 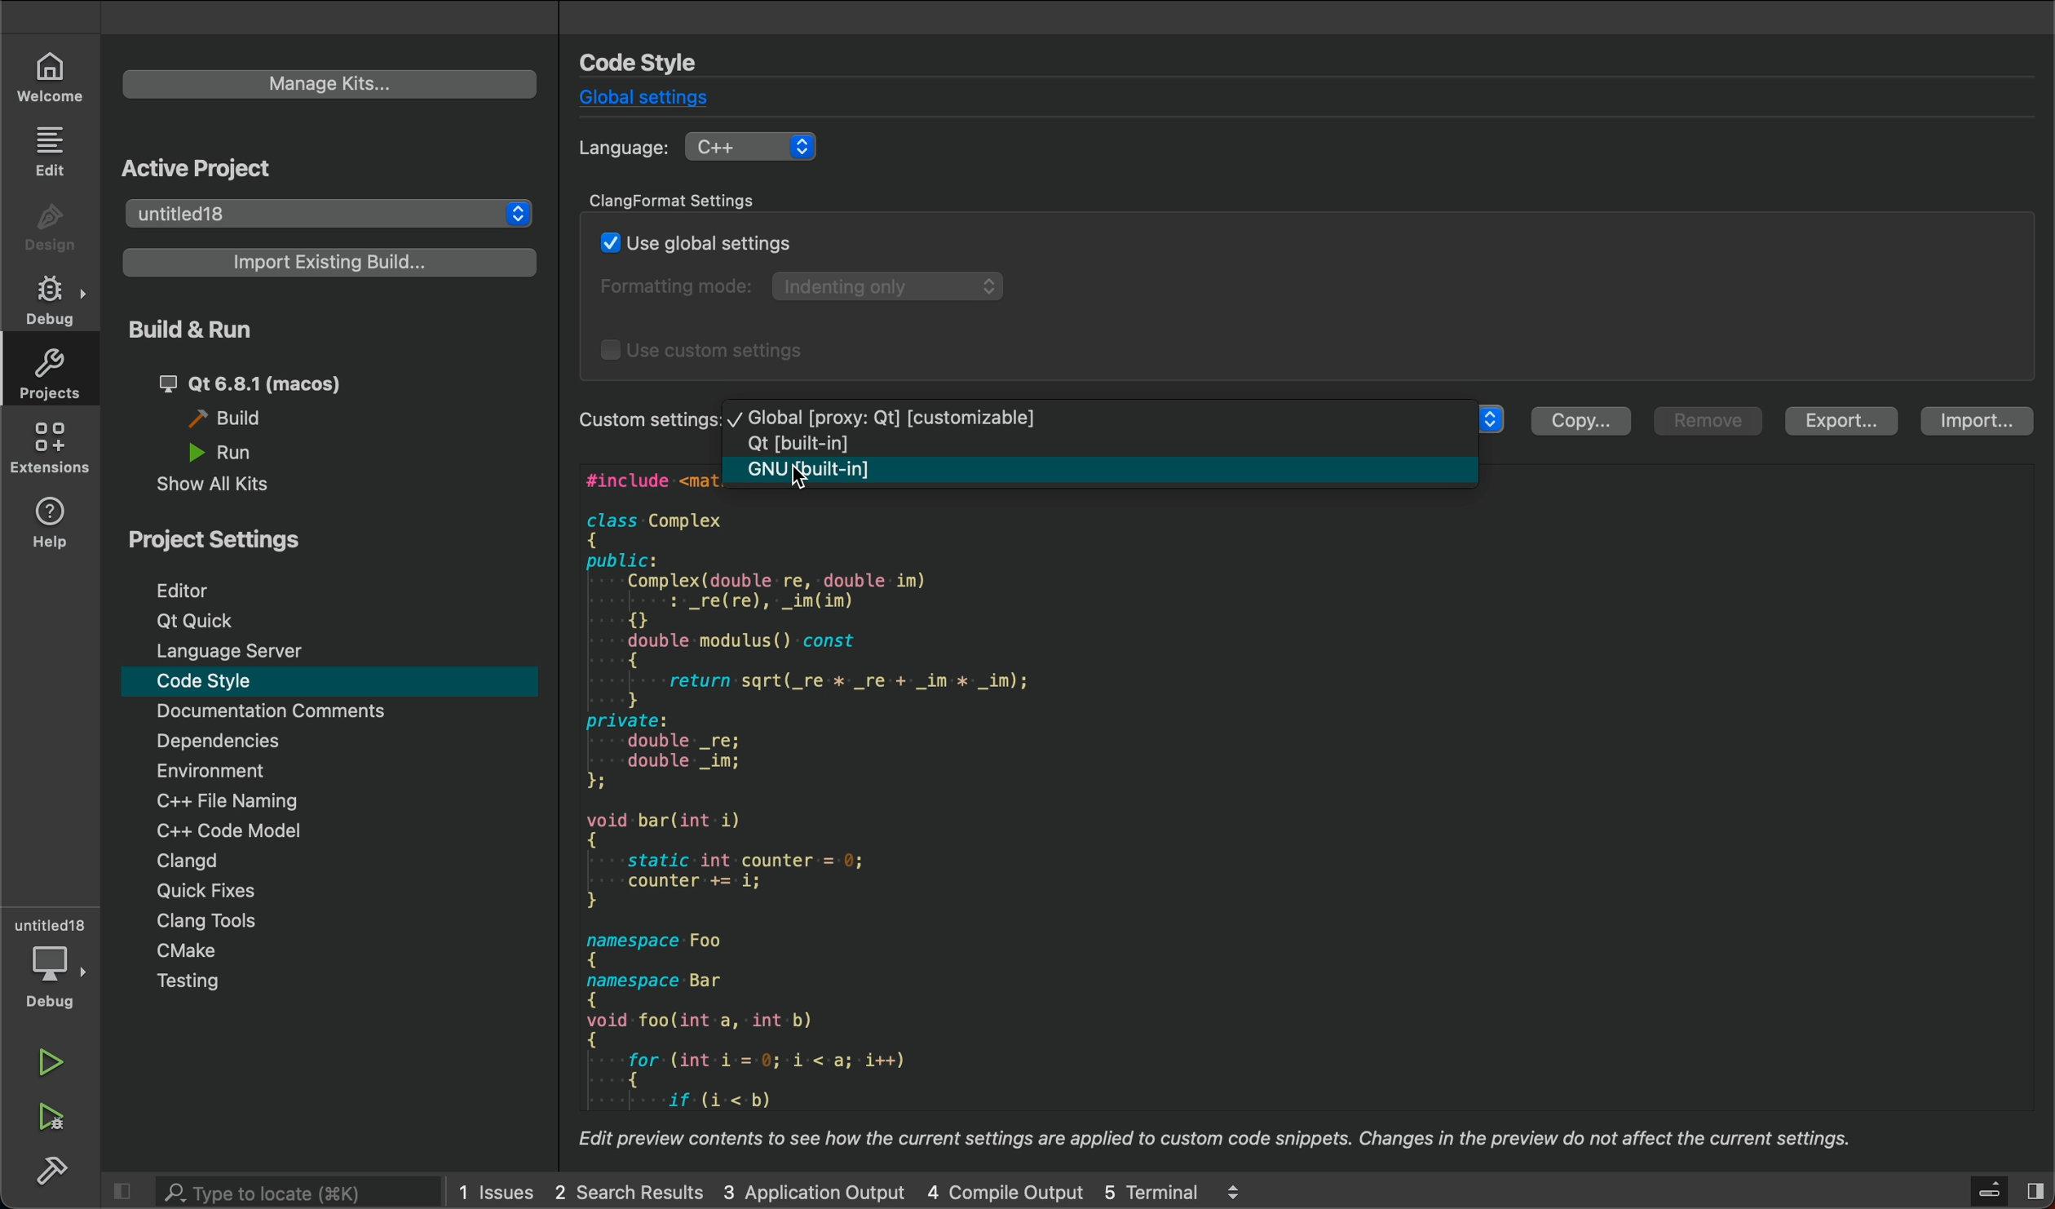 I want to click on build, so click(x=49, y=1170).